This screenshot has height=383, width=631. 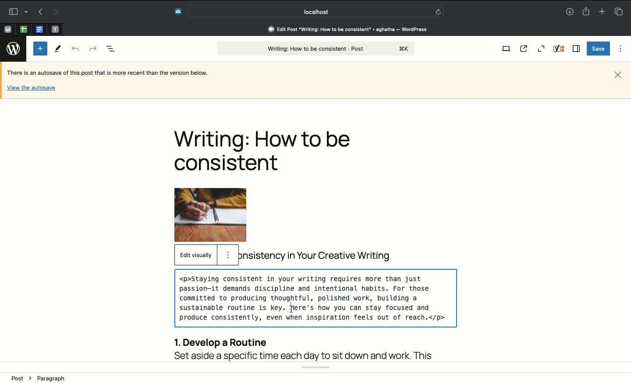 What do you see at coordinates (577, 49) in the screenshot?
I see `Sidebar` at bounding box center [577, 49].